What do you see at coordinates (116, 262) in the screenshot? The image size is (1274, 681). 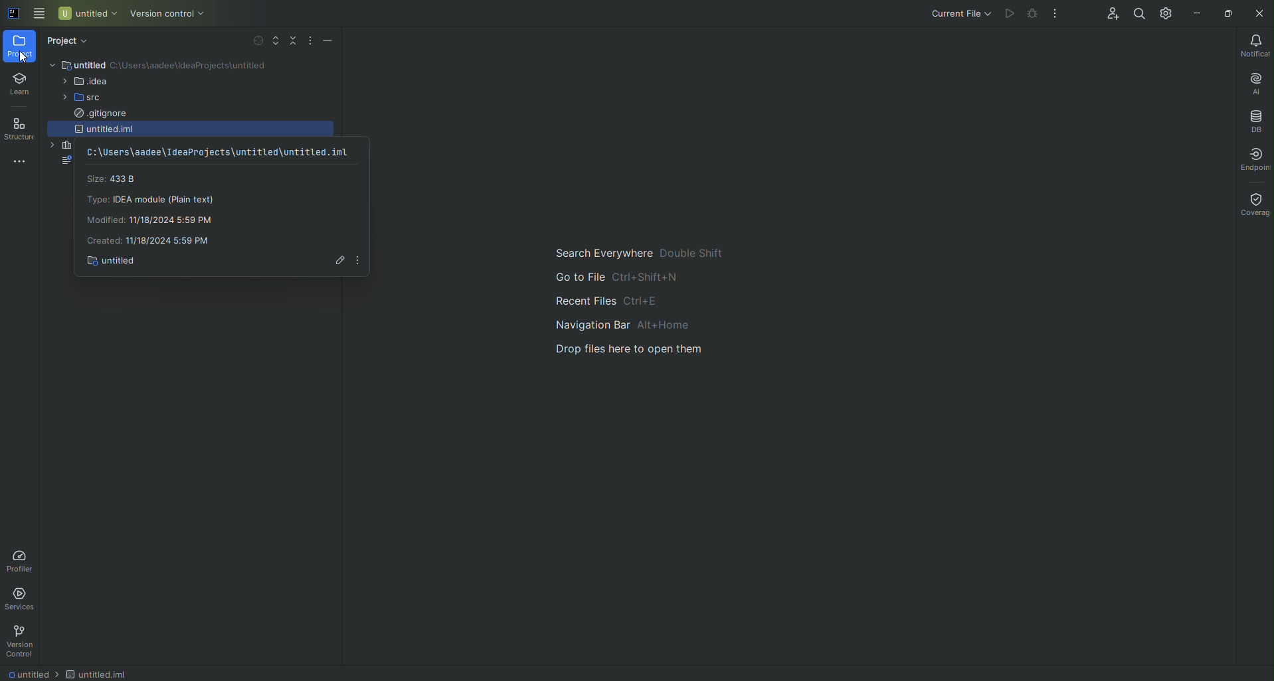 I see `Untitled` at bounding box center [116, 262].